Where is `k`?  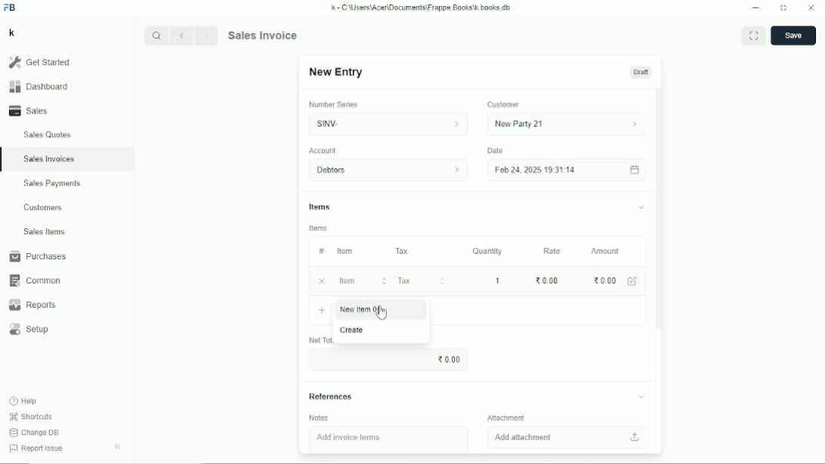 k is located at coordinates (11, 32).